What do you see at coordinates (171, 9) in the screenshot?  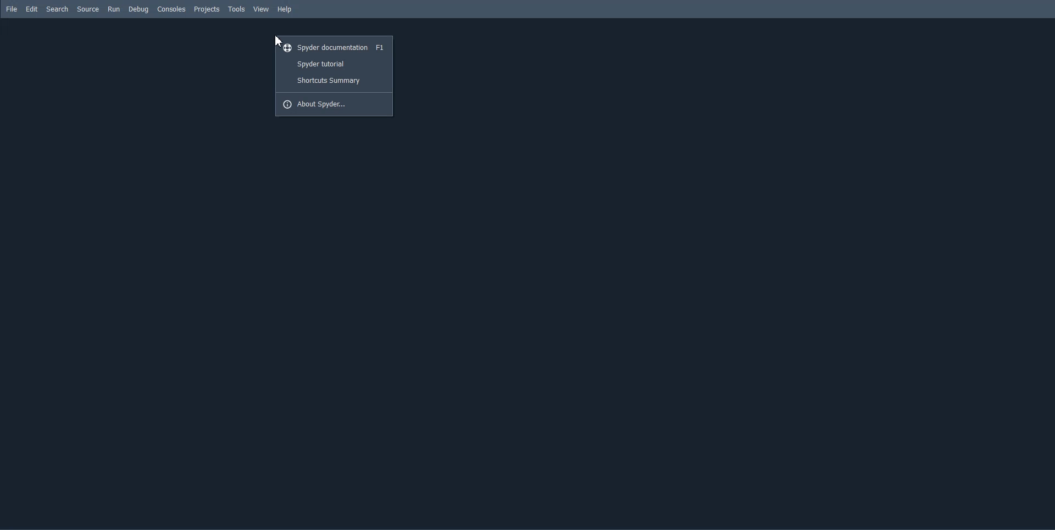 I see `Consoles` at bounding box center [171, 9].